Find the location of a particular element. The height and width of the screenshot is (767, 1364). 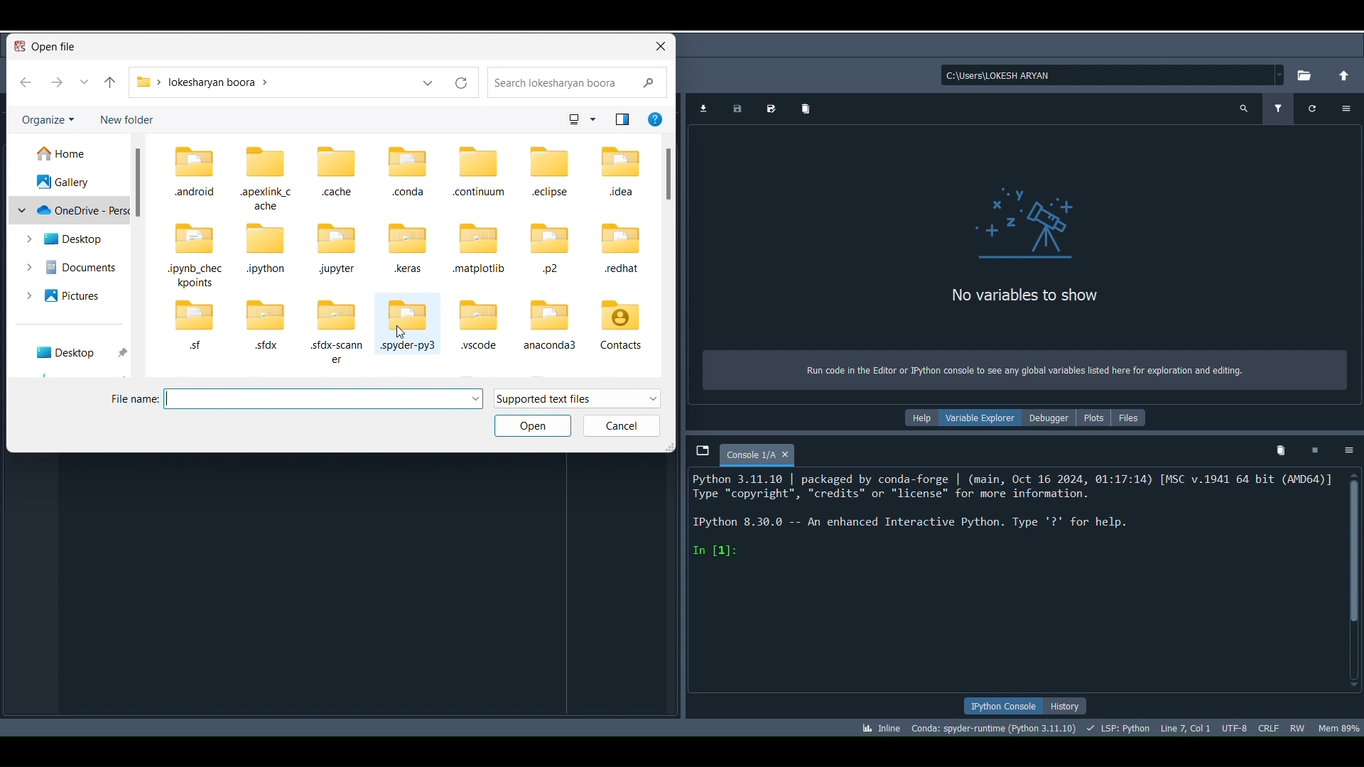

Encoding is located at coordinates (1235, 726).